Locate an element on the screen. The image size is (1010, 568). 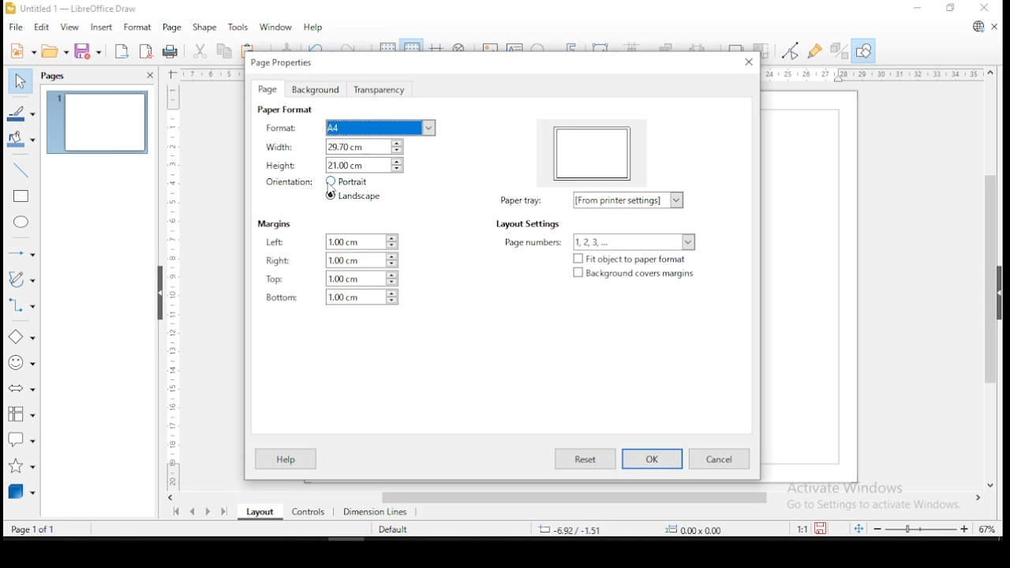
insert textbox is located at coordinates (515, 47).